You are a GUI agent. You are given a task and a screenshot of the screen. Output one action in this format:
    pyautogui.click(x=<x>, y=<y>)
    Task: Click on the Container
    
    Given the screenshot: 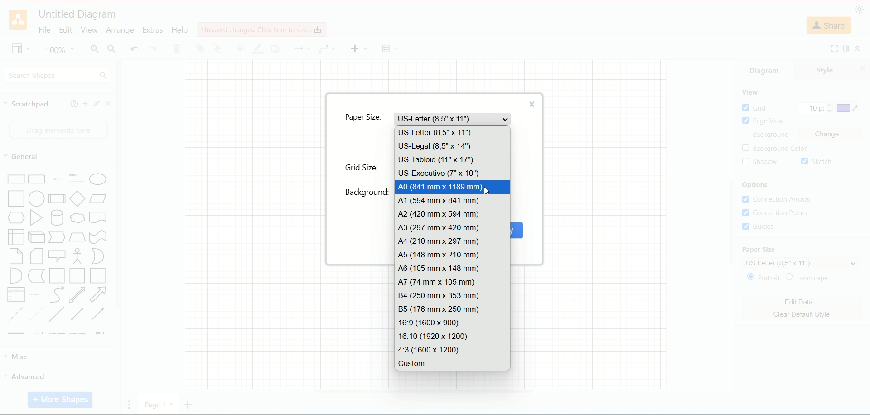 What is the action you would take?
    pyautogui.click(x=57, y=276)
    